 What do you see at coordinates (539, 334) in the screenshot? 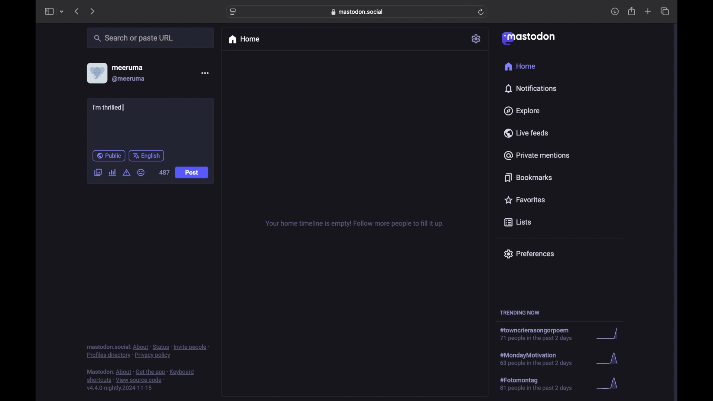
I see `hashtag trend` at bounding box center [539, 334].